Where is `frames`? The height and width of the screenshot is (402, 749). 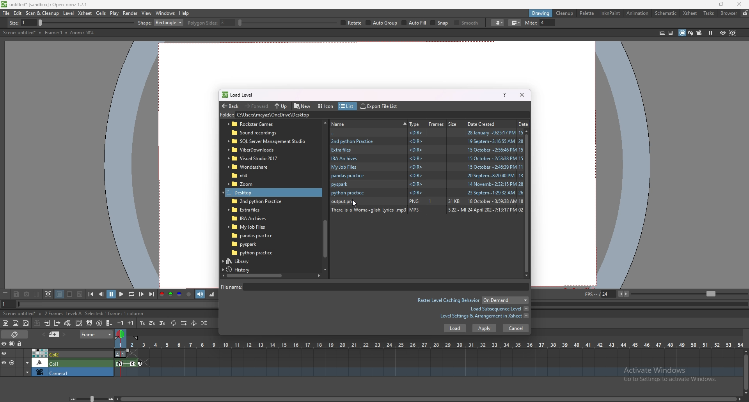
frames is located at coordinates (437, 124).